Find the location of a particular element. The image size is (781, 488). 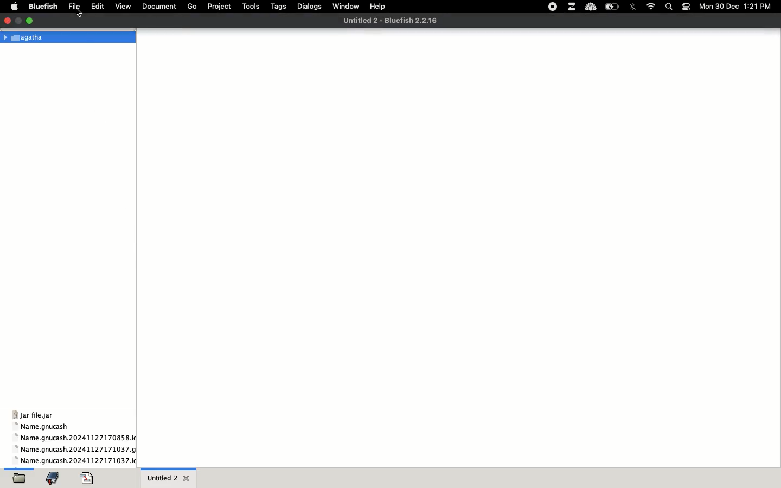

file name and app name is located at coordinates (459, 21).